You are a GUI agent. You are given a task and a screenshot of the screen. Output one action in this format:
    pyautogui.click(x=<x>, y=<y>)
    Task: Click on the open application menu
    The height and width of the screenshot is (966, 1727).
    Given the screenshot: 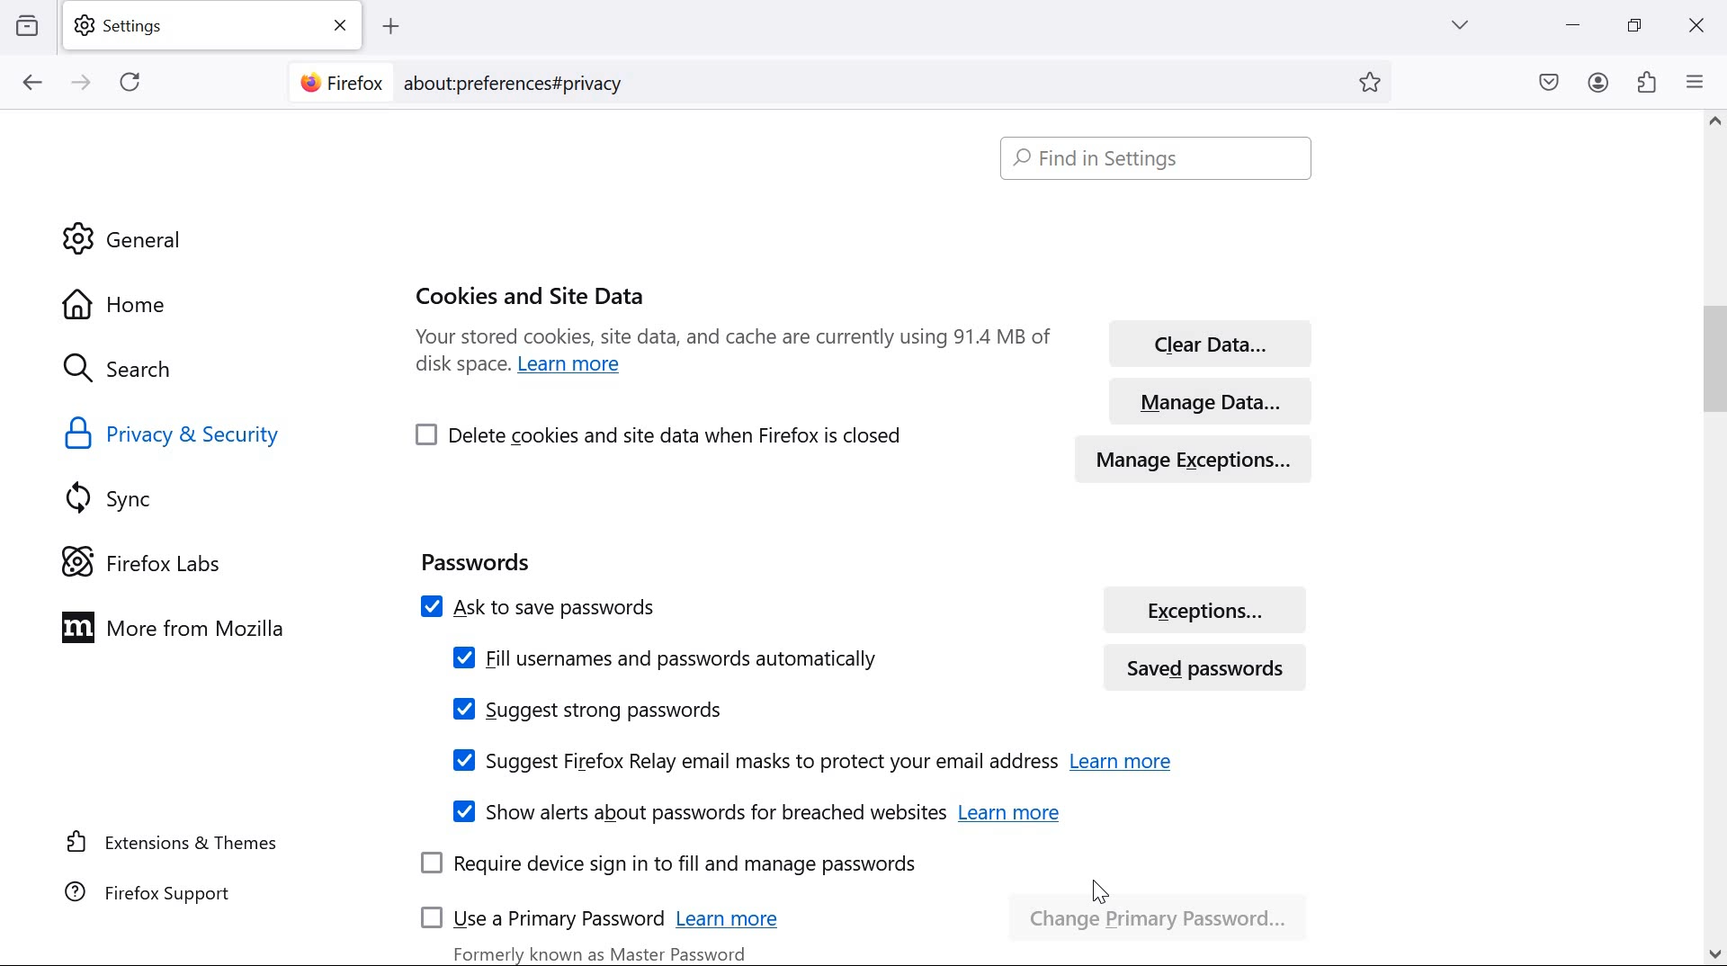 What is the action you would take?
    pyautogui.click(x=1699, y=81)
    